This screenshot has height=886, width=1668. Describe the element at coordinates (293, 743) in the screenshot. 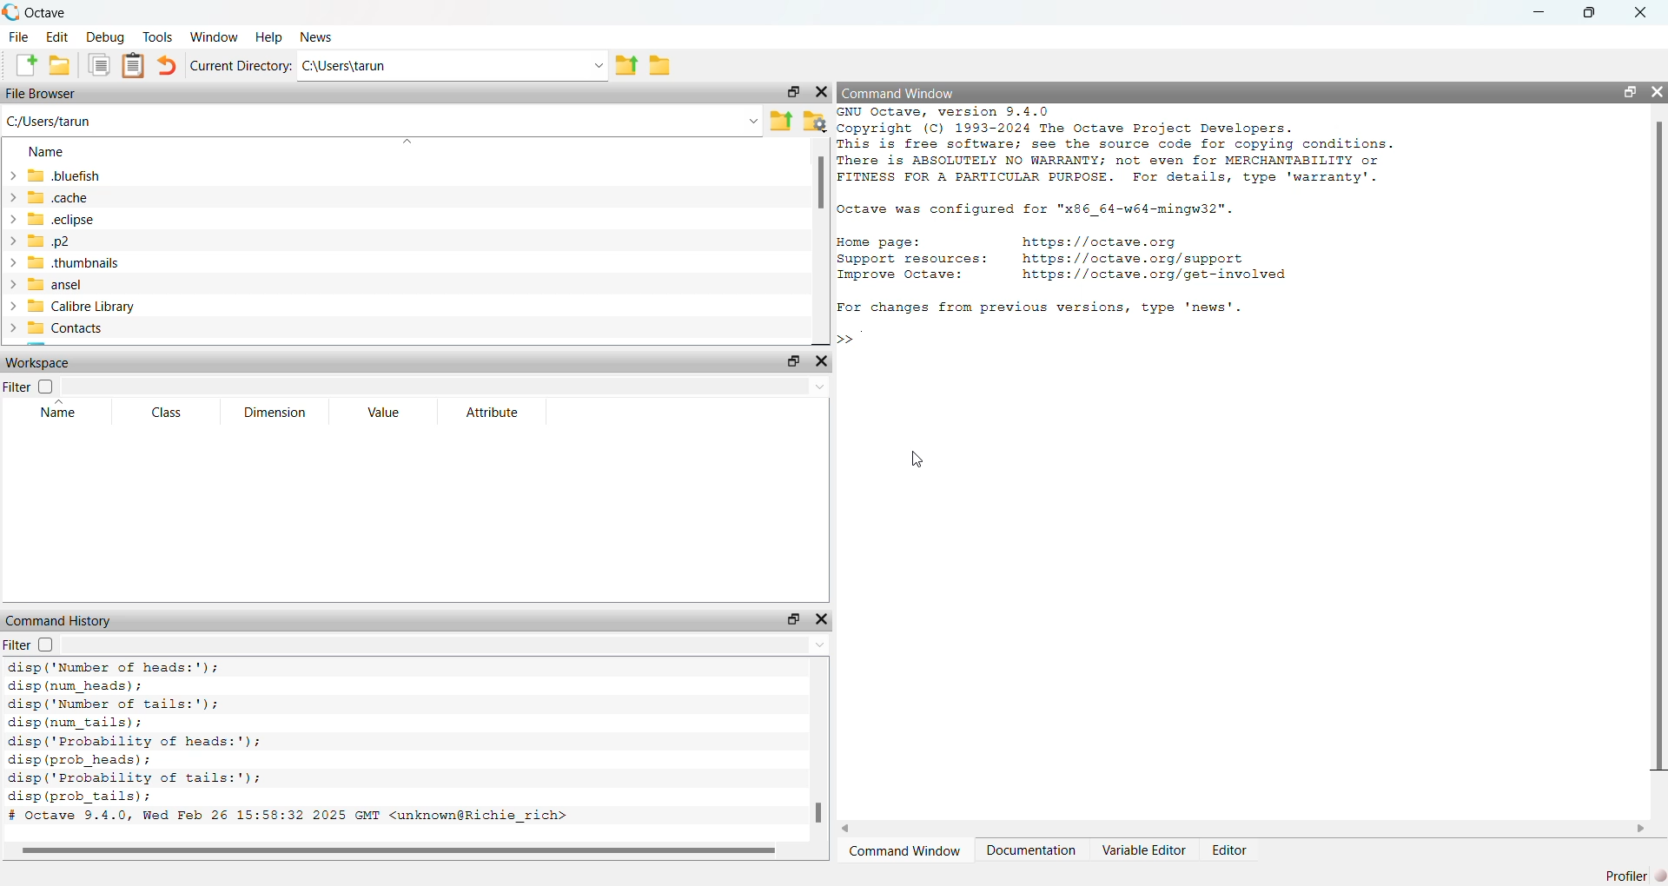

I see `disp ('Number of heads:');

disp (num_heads) ;

disp ('Number of tails:');

disp (num_tails);

disp('Probability of heads:');

disp (prob_heads) ;

disp(' Probability of tails:');

disp (prob_tails);

# Octave 9.4.0, Wed Feb 26 15:58:32 2025 GMT <unknown@Richie_rich>` at that location.